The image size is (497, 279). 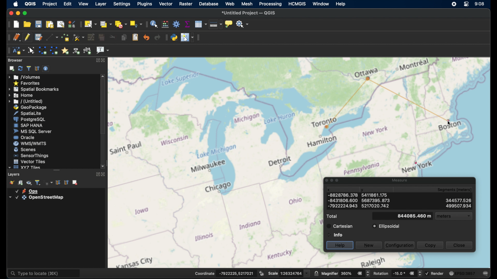 What do you see at coordinates (28, 126) in the screenshot?
I see `sap hana` at bounding box center [28, 126].